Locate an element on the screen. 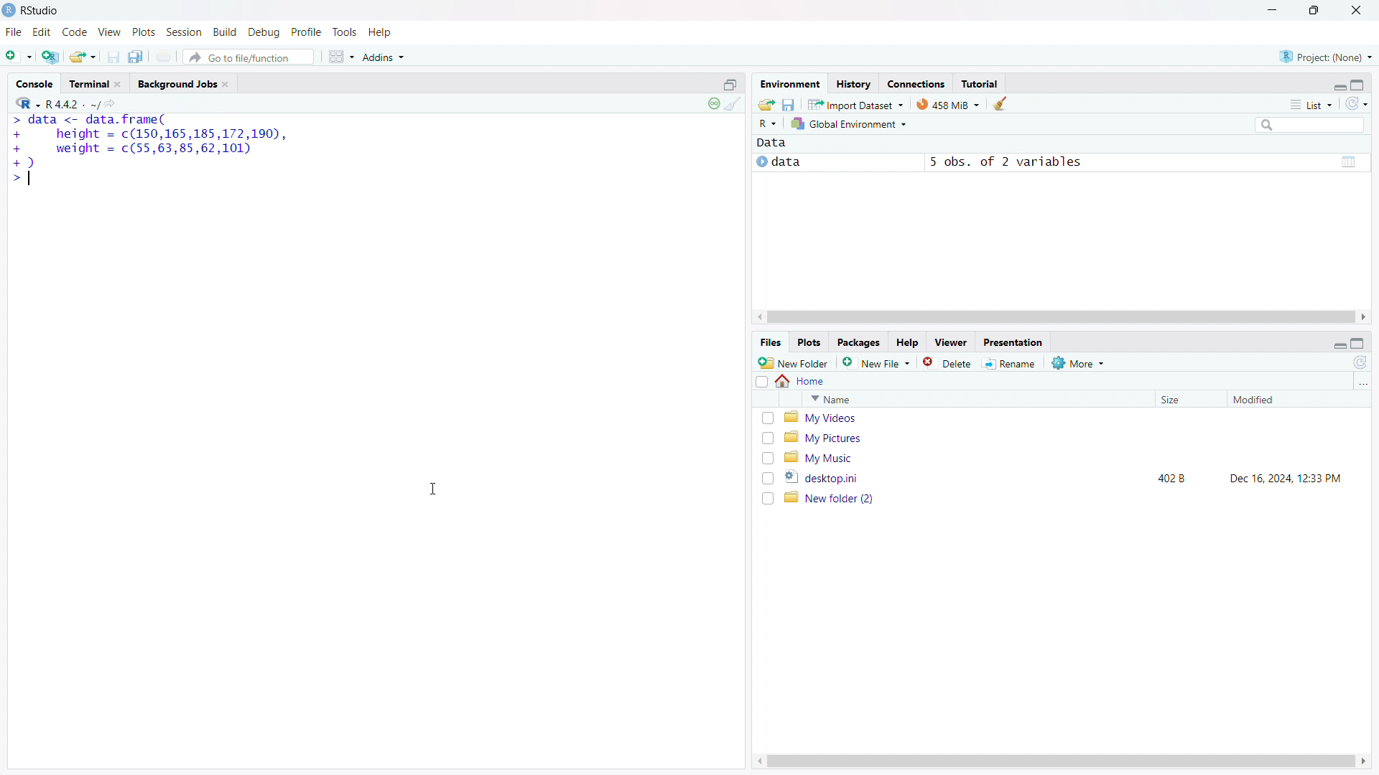 The height and width of the screenshot is (775, 1379). console is located at coordinates (34, 84).